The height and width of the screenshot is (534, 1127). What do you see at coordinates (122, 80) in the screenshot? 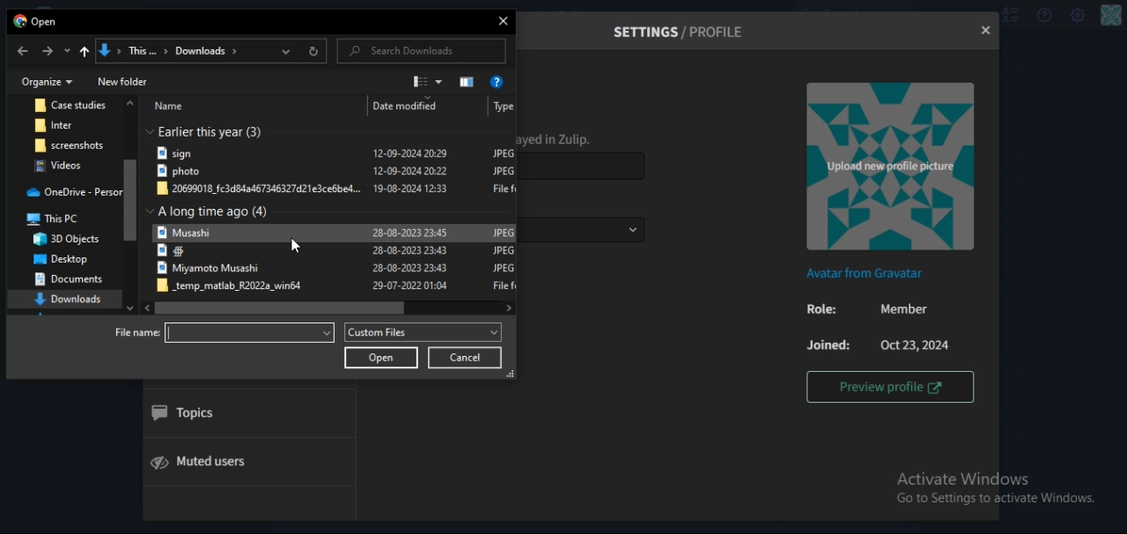
I see `new folder` at bounding box center [122, 80].